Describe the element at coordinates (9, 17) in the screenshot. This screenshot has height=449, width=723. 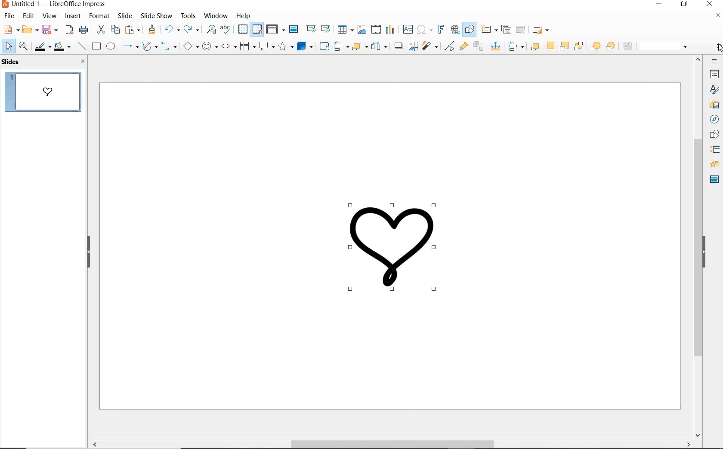
I see `file` at that location.